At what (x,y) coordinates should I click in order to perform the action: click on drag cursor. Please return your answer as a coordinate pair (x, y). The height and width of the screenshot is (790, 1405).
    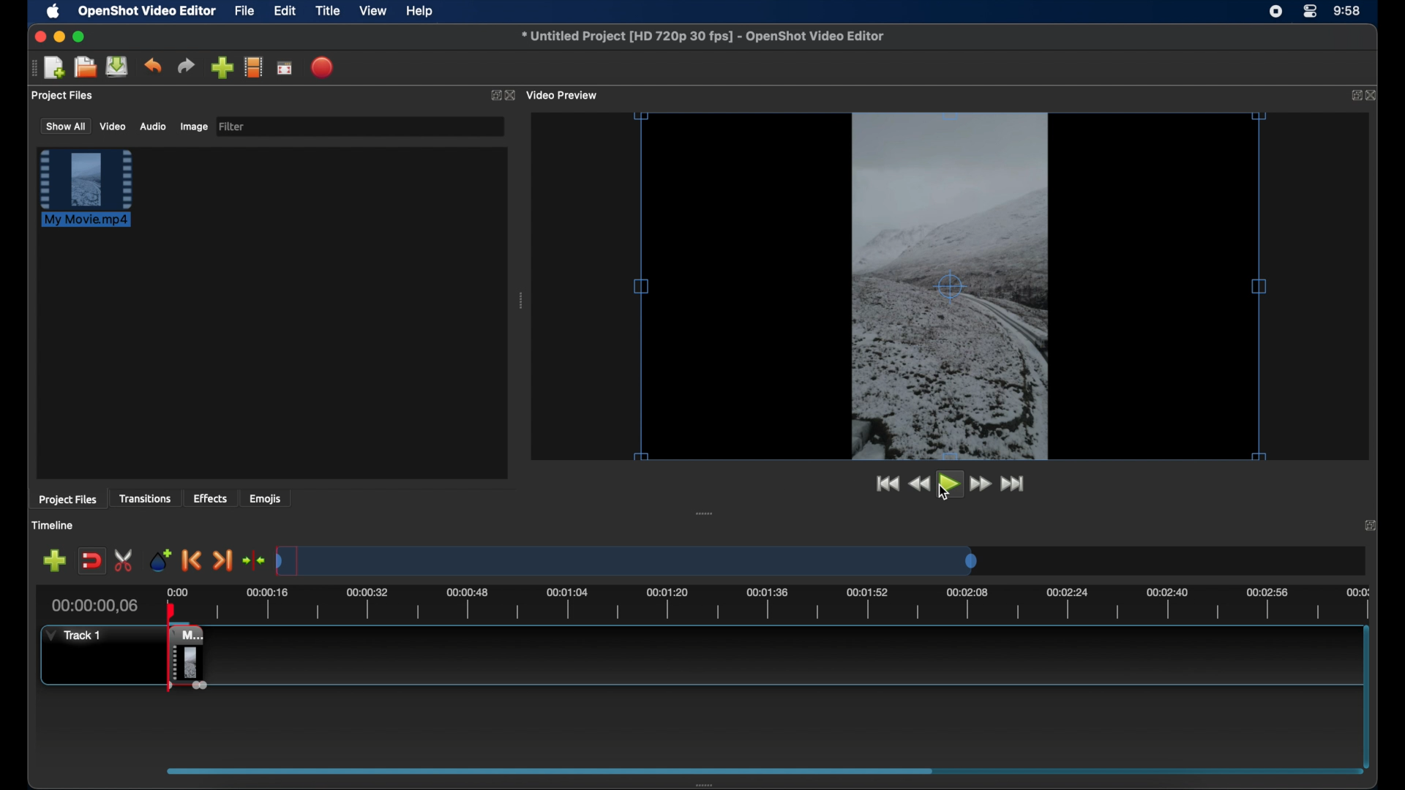
    Looking at the image, I should click on (173, 656).